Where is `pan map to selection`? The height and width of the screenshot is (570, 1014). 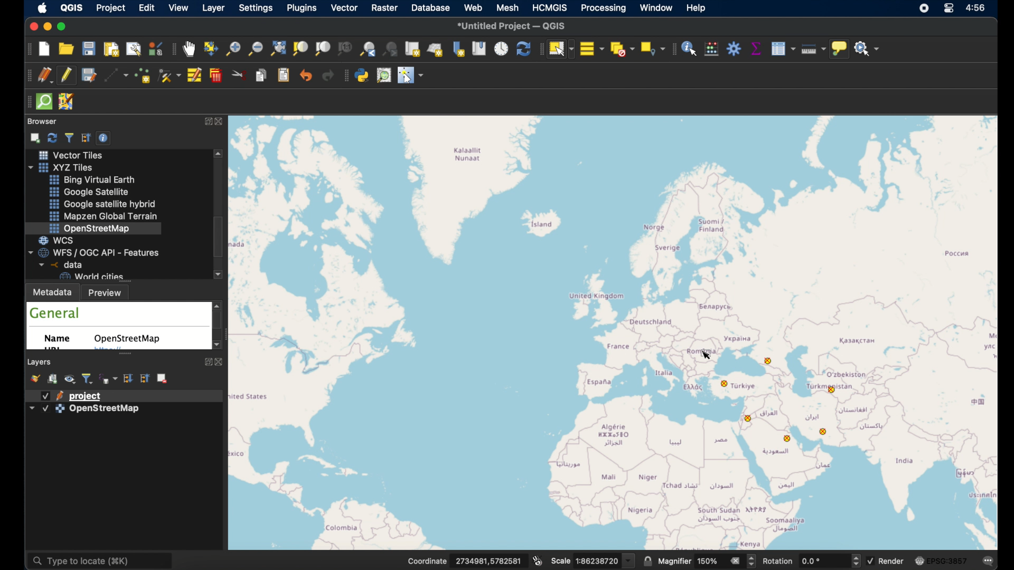 pan map to selection is located at coordinates (211, 48).